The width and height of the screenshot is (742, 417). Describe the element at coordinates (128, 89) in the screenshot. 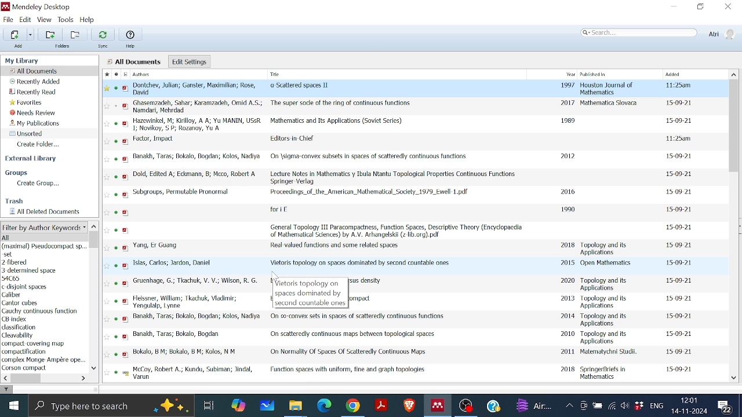

I see `pdf` at that location.